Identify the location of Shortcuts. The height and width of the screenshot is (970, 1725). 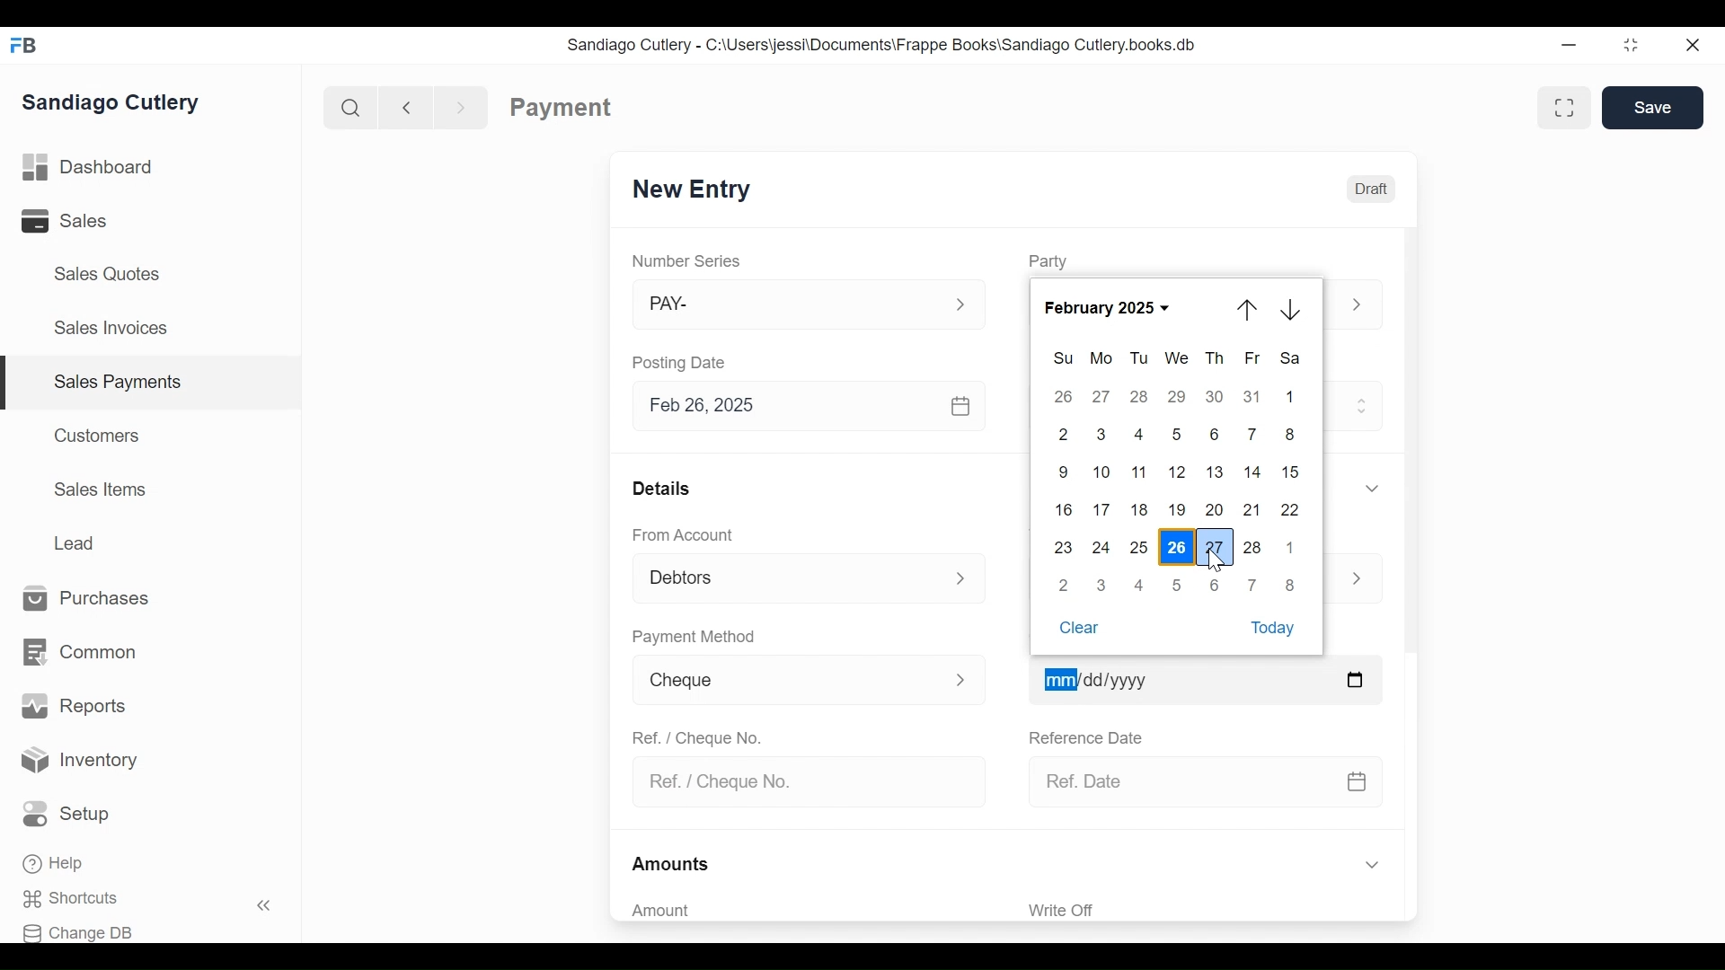
(82, 899).